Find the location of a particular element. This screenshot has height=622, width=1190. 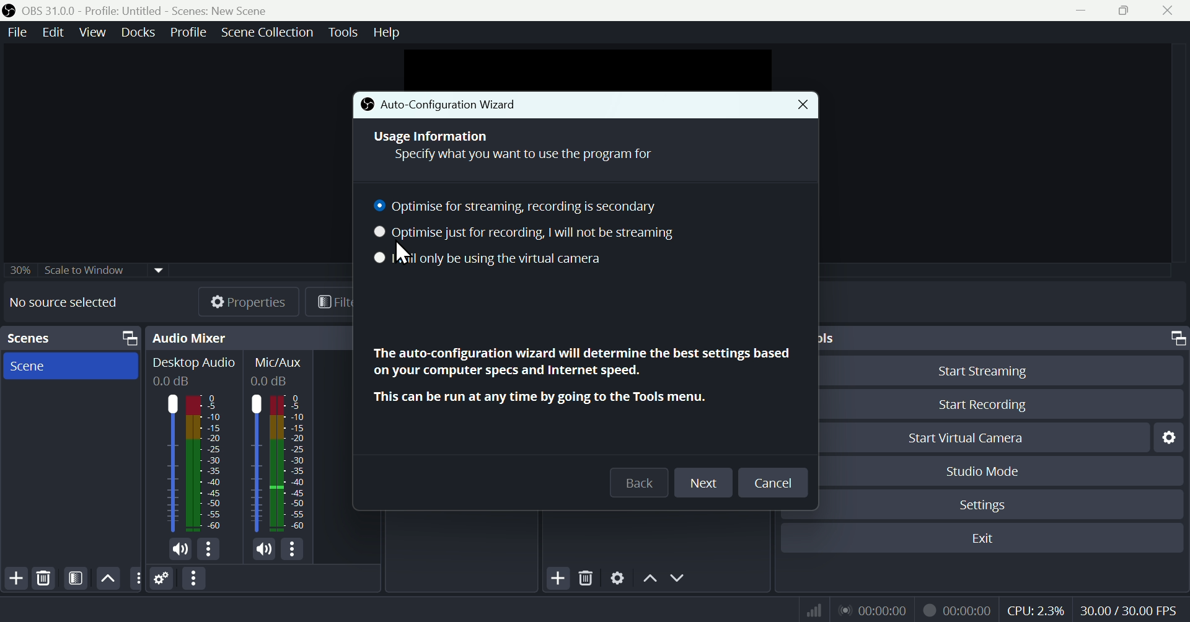

mic is located at coordinates (265, 548).